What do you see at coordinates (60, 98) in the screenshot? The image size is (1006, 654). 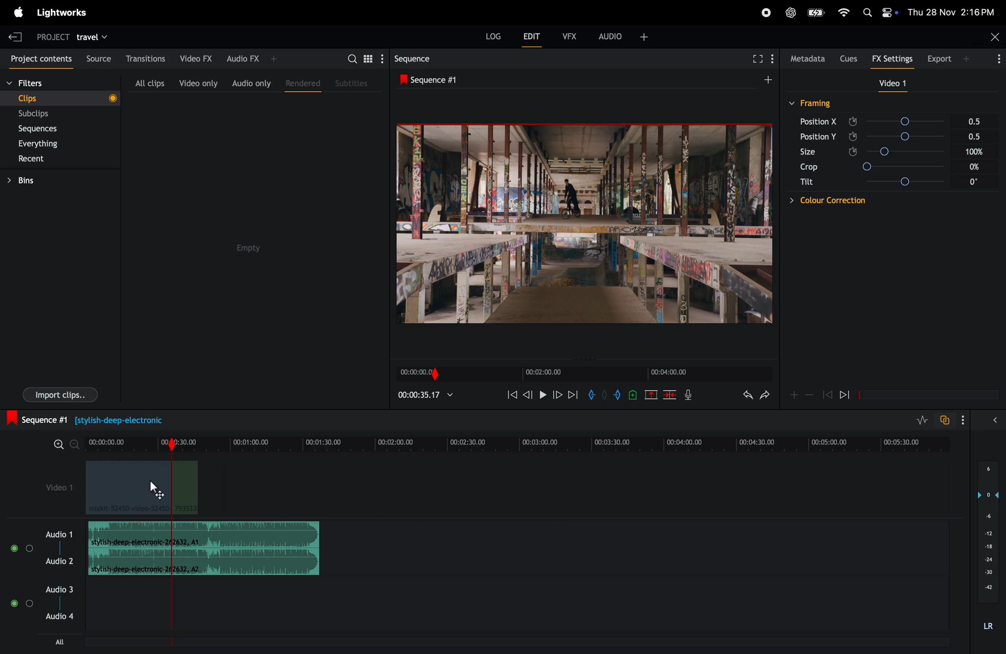 I see `clips` at bounding box center [60, 98].